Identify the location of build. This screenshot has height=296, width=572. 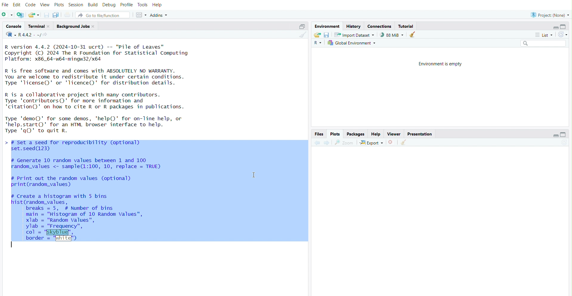
(94, 4).